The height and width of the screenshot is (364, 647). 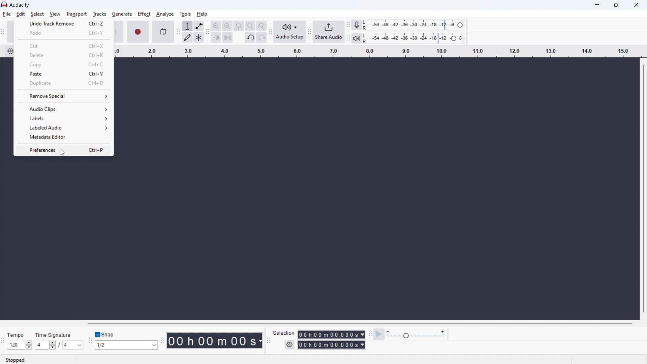 I want to click on file, so click(x=7, y=14).